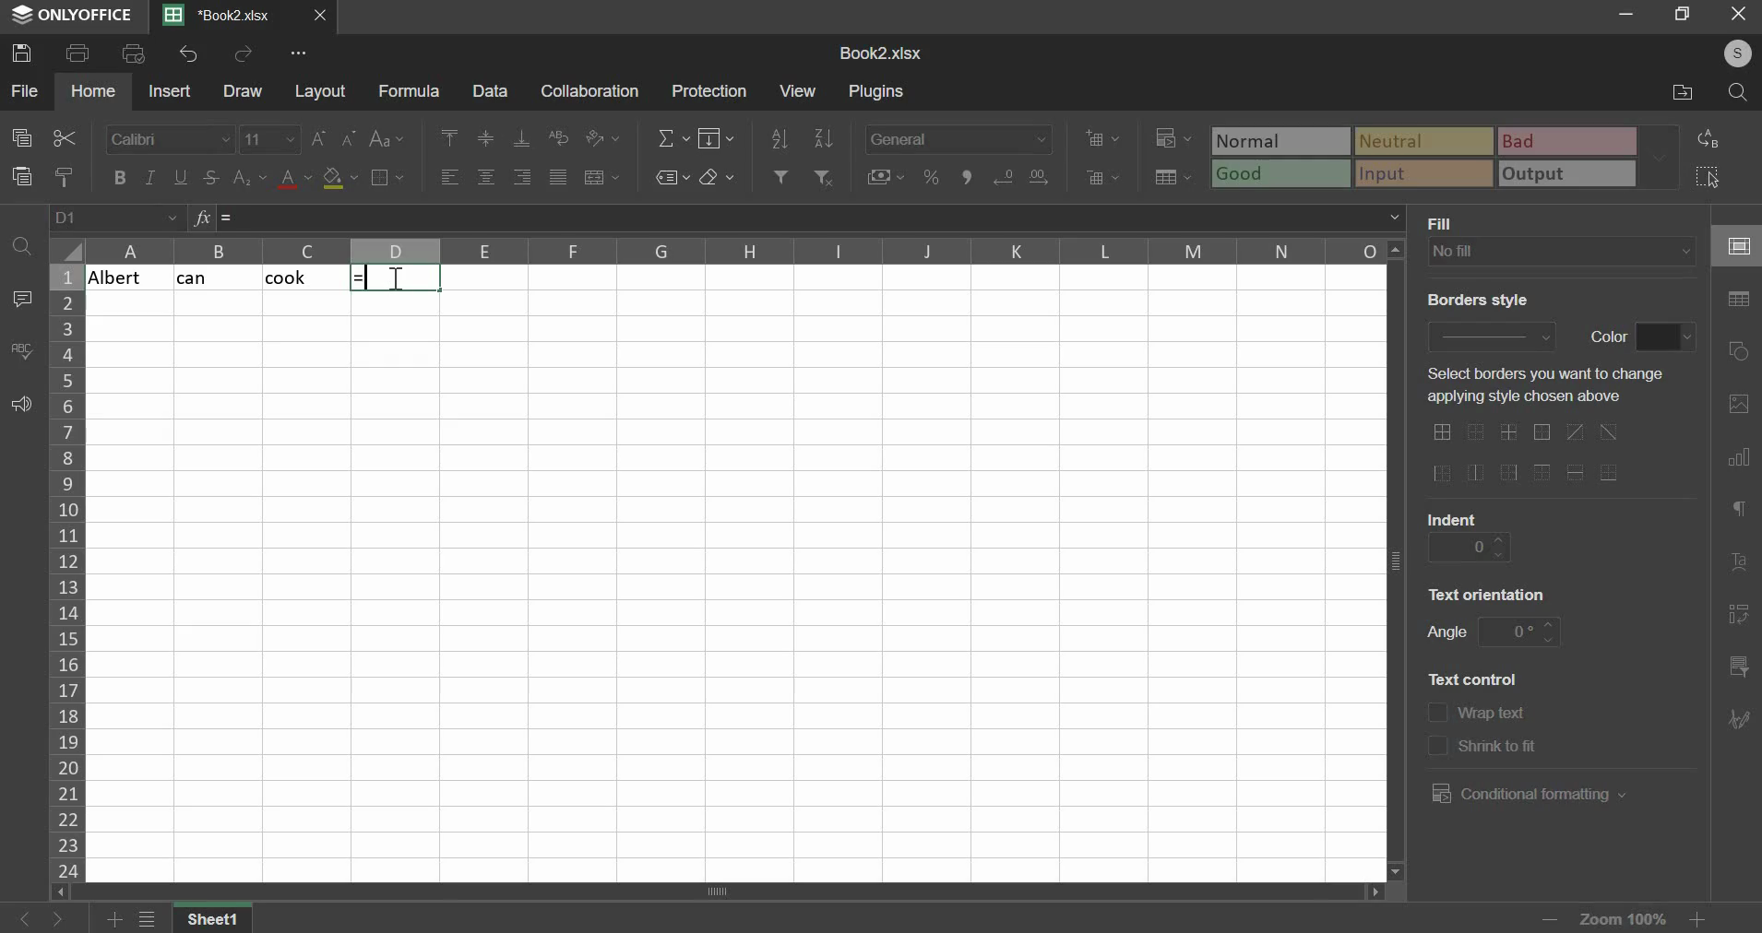 This screenshot has height=933, width=1762. I want to click on file, so click(24, 89).